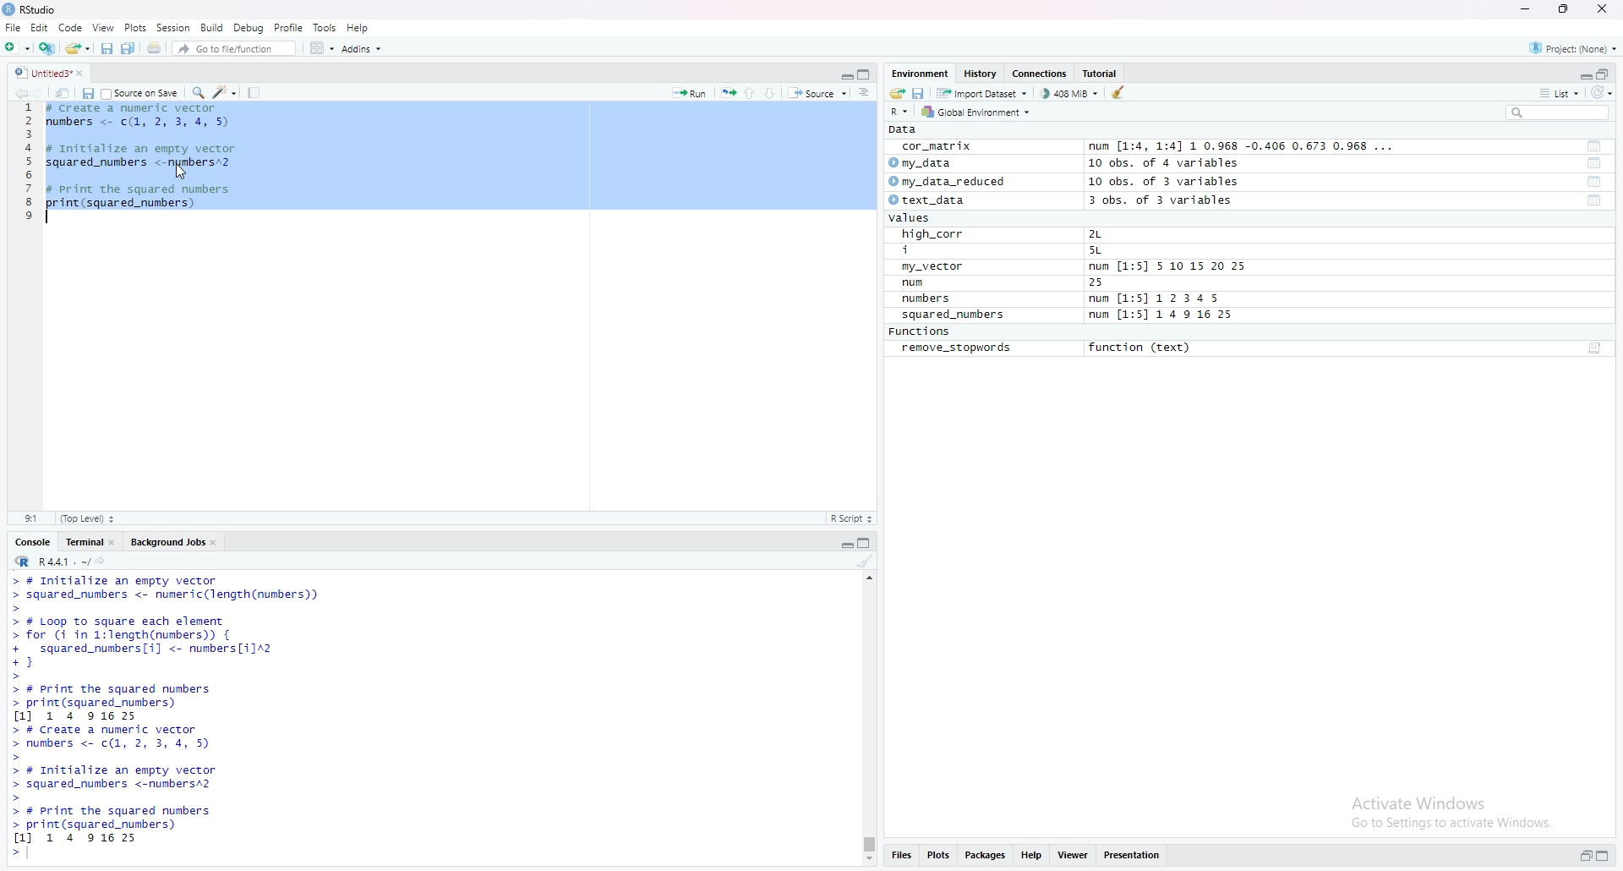 The image size is (1623, 871). What do you see at coordinates (817, 92) in the screenshot?
I see `Source` at bounding box center [817, 92].